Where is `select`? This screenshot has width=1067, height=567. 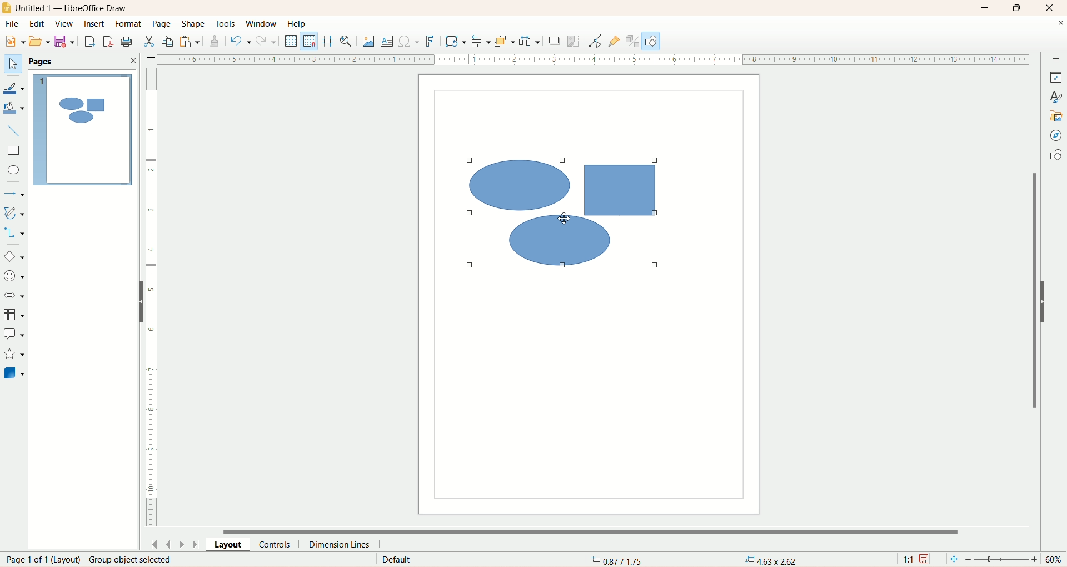 select is located at coordinates (13, 64).